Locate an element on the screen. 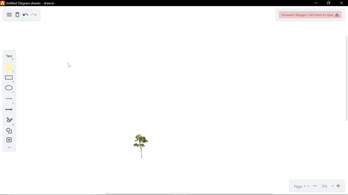 This screenshot has height=195, width=348. Rectangle is located at coordinates (8, 79).